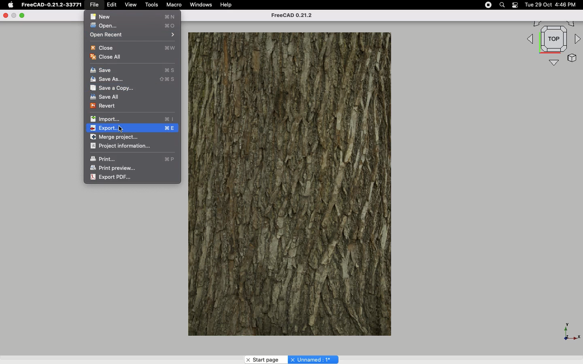  I want to click on Open, so click(134, 27).